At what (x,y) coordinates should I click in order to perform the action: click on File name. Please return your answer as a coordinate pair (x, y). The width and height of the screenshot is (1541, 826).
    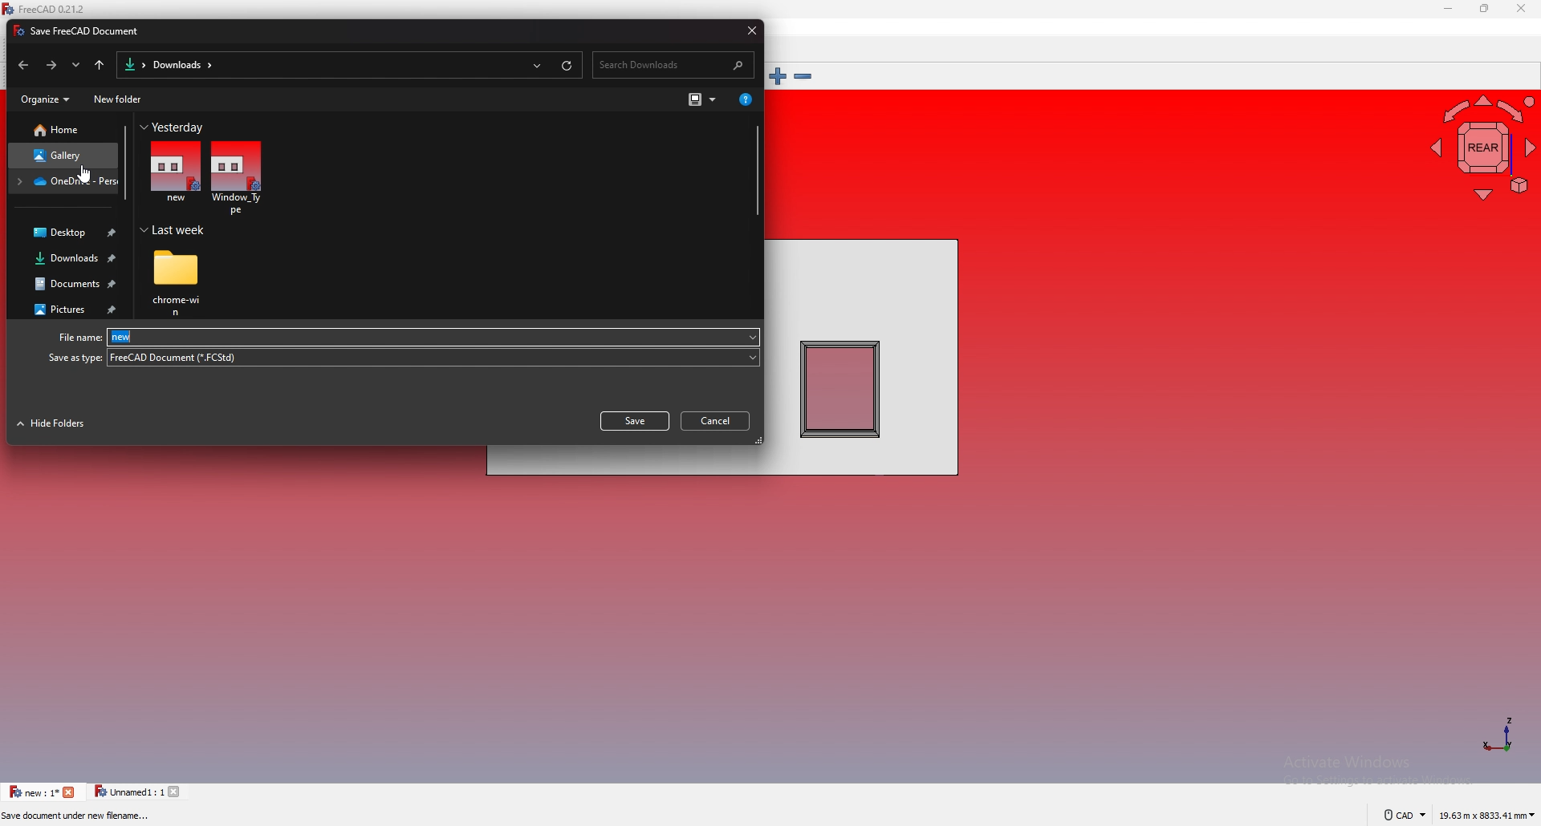
    Looking at the image, I should click on (75, 337).